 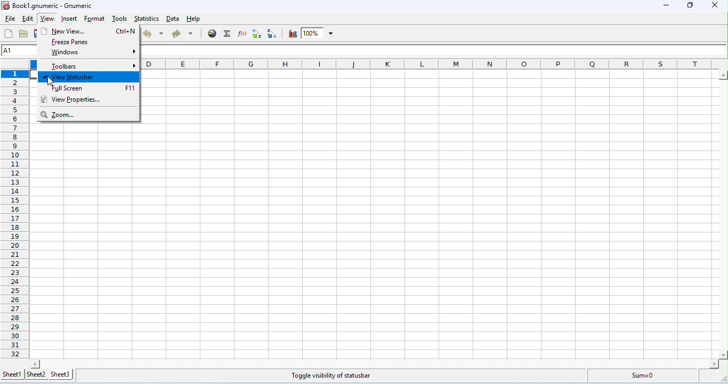 What do you see at coordinates (272, 34) in the screenshot?
I see `sort descending` at bounding box center [272, 34].